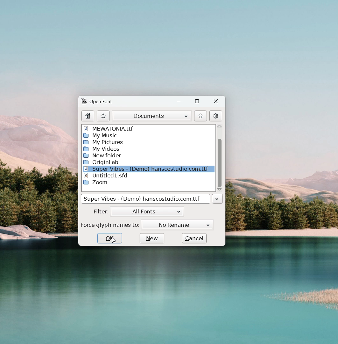 This screenshot has width=338, height=344. I want to click on Super Vibes - (Demo) hanscostudio.com.ttf, so click(145, 198).